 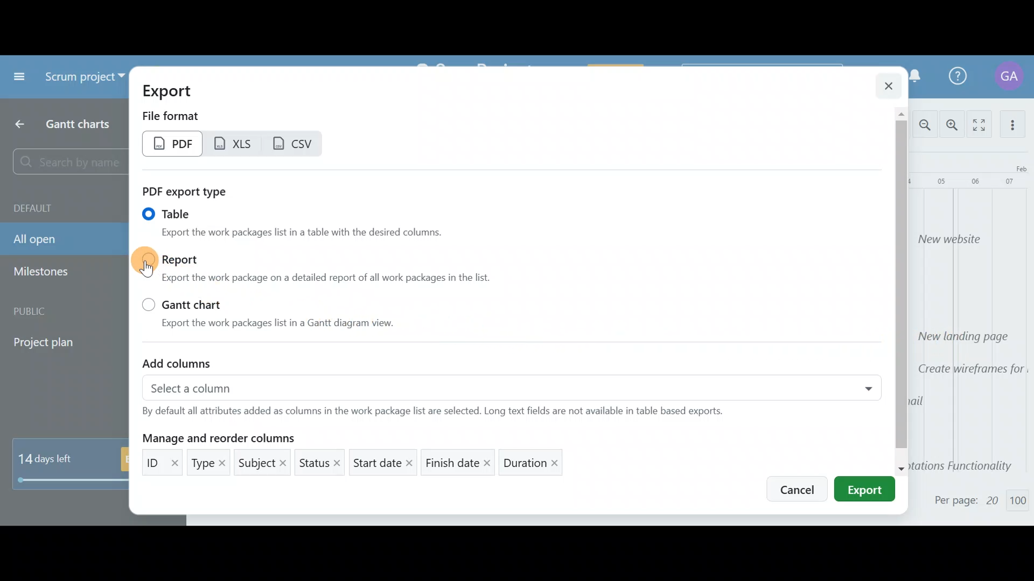 What do you see at coordinates (163, 464) in the screenshot?
I see `ID` at bounding box center [163, 464].